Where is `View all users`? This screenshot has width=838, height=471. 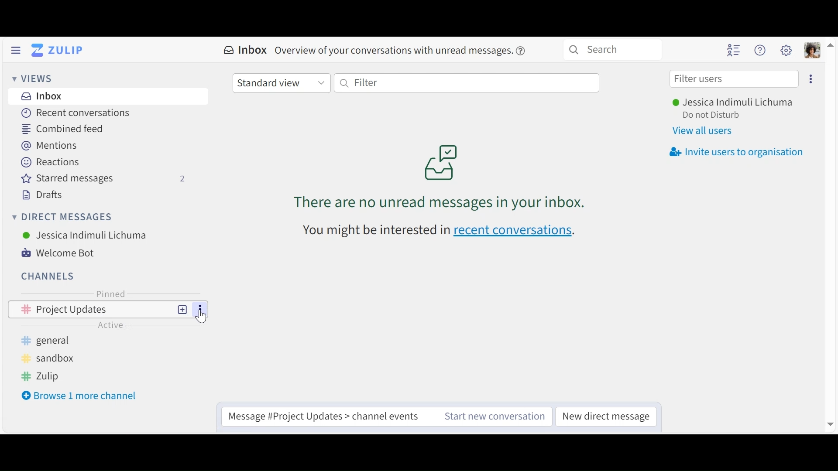
View all users is located at coordinates (704, 131).